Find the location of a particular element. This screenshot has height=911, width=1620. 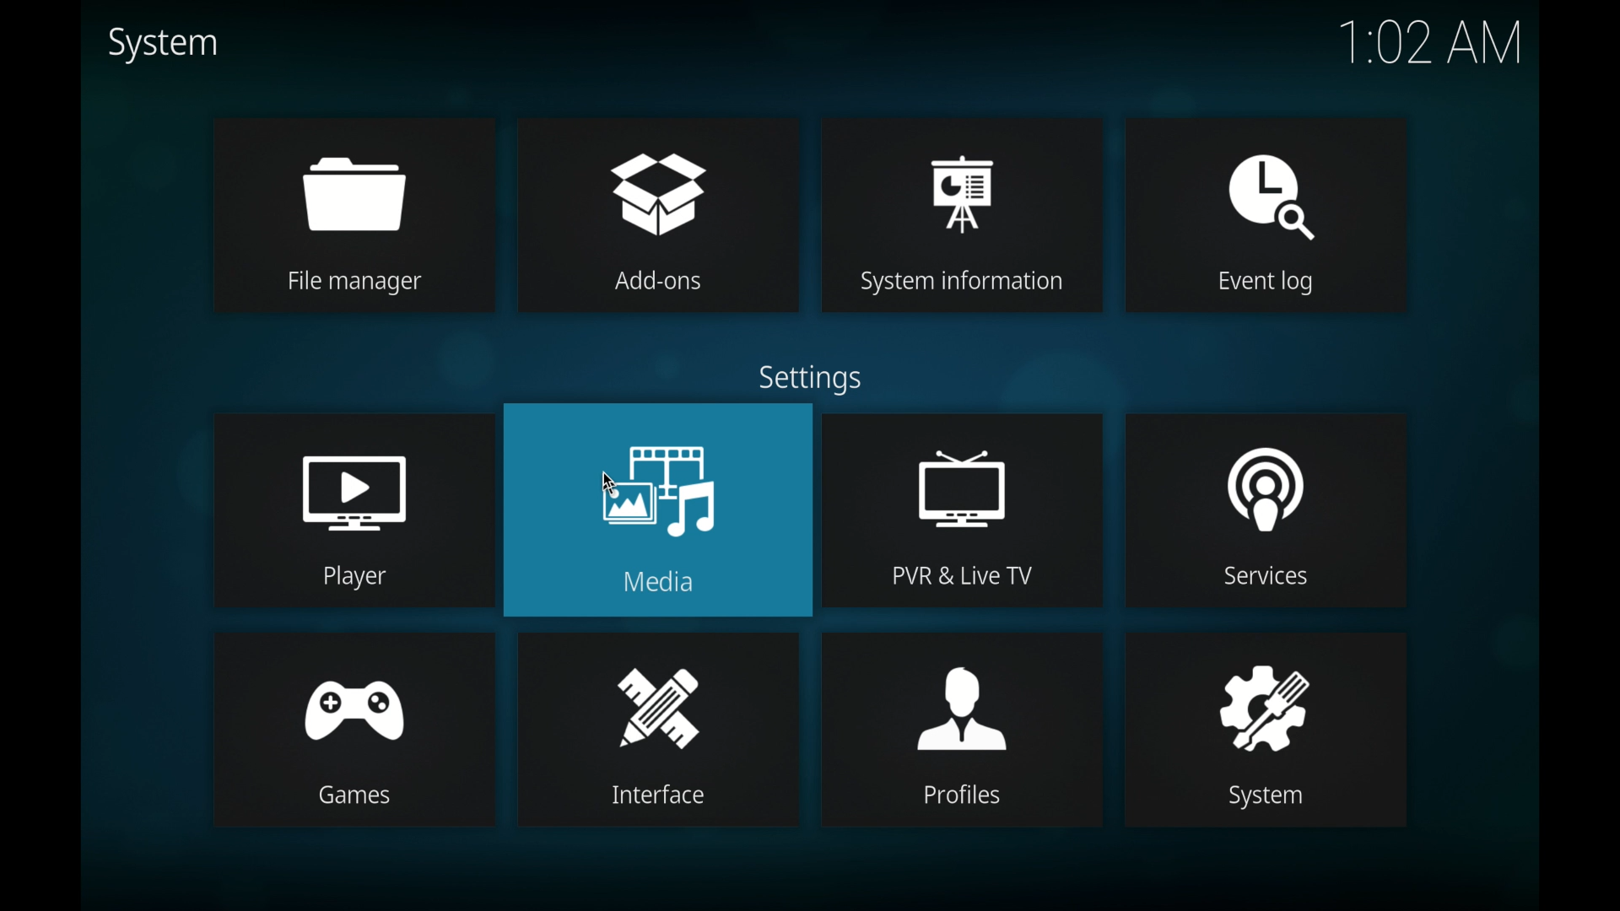

services is located at coordinates (1266, 474).